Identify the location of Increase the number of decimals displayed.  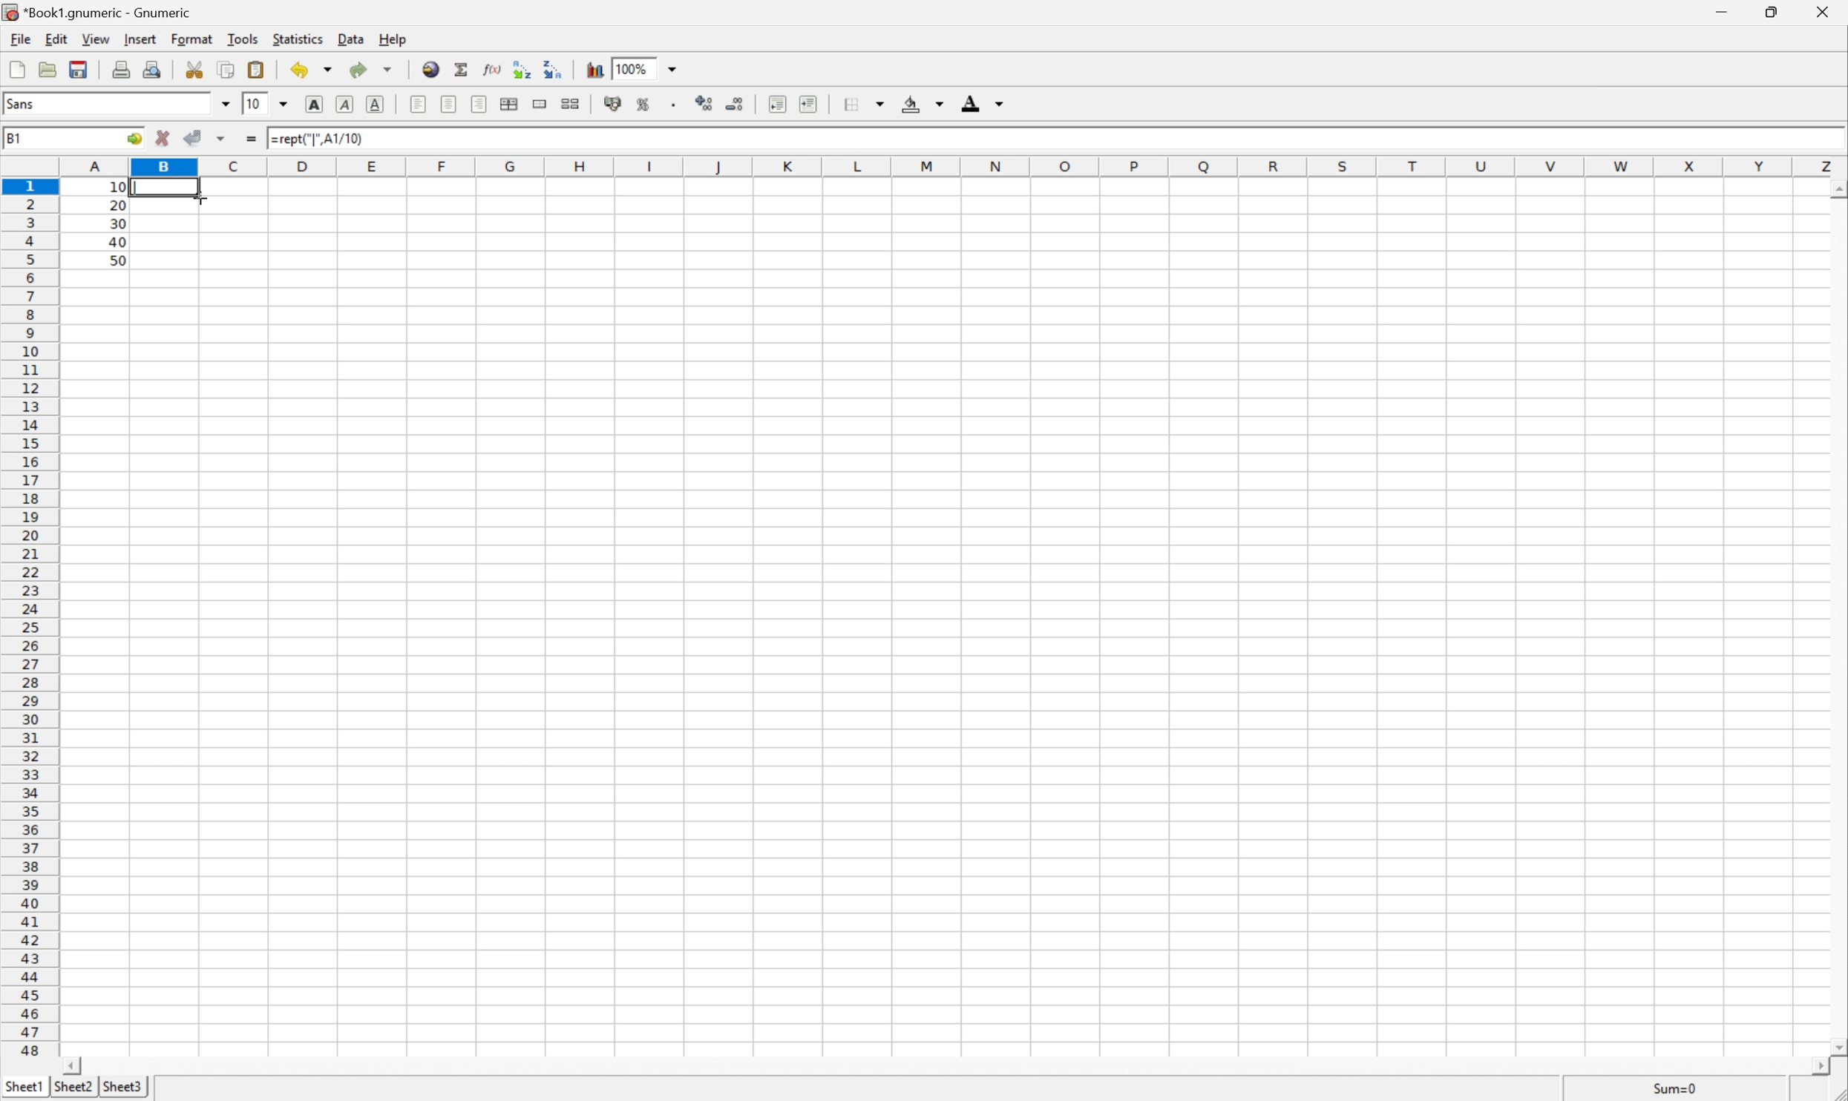
(702, 102).